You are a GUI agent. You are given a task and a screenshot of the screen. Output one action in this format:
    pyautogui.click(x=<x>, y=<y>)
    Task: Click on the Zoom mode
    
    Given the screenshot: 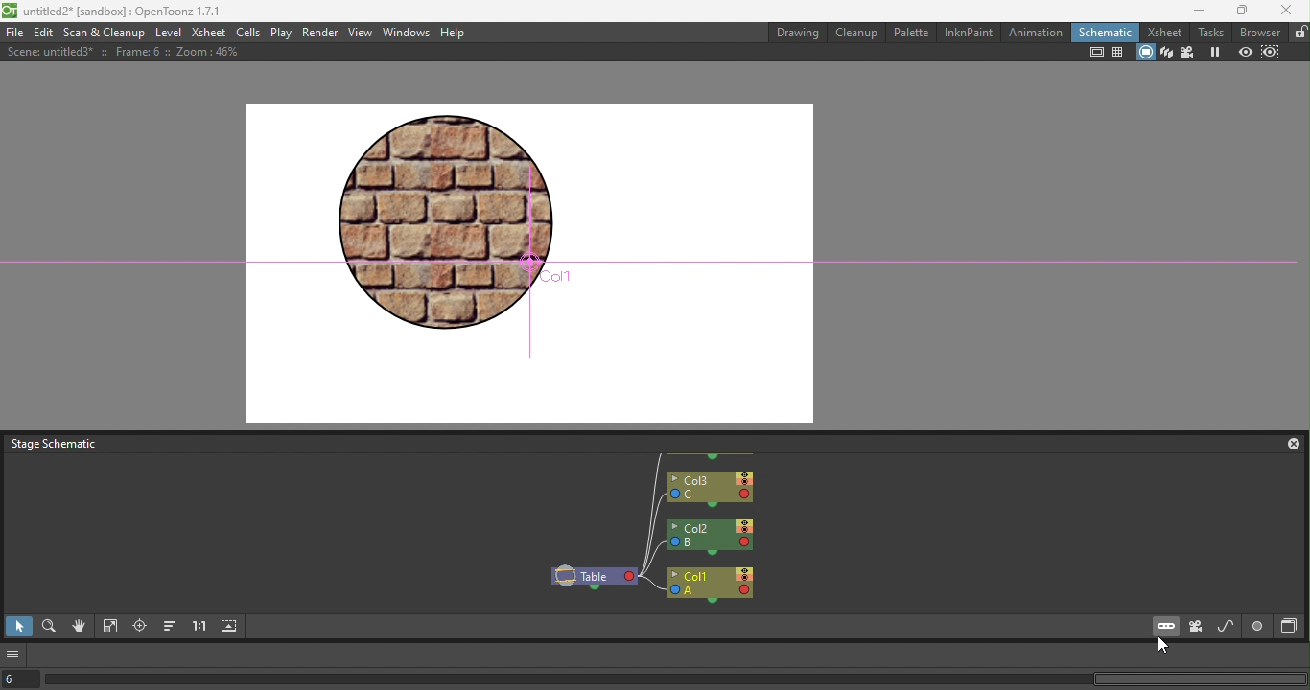 What is the action you would take?
    pyautogui.click(x=49, y=629)
    